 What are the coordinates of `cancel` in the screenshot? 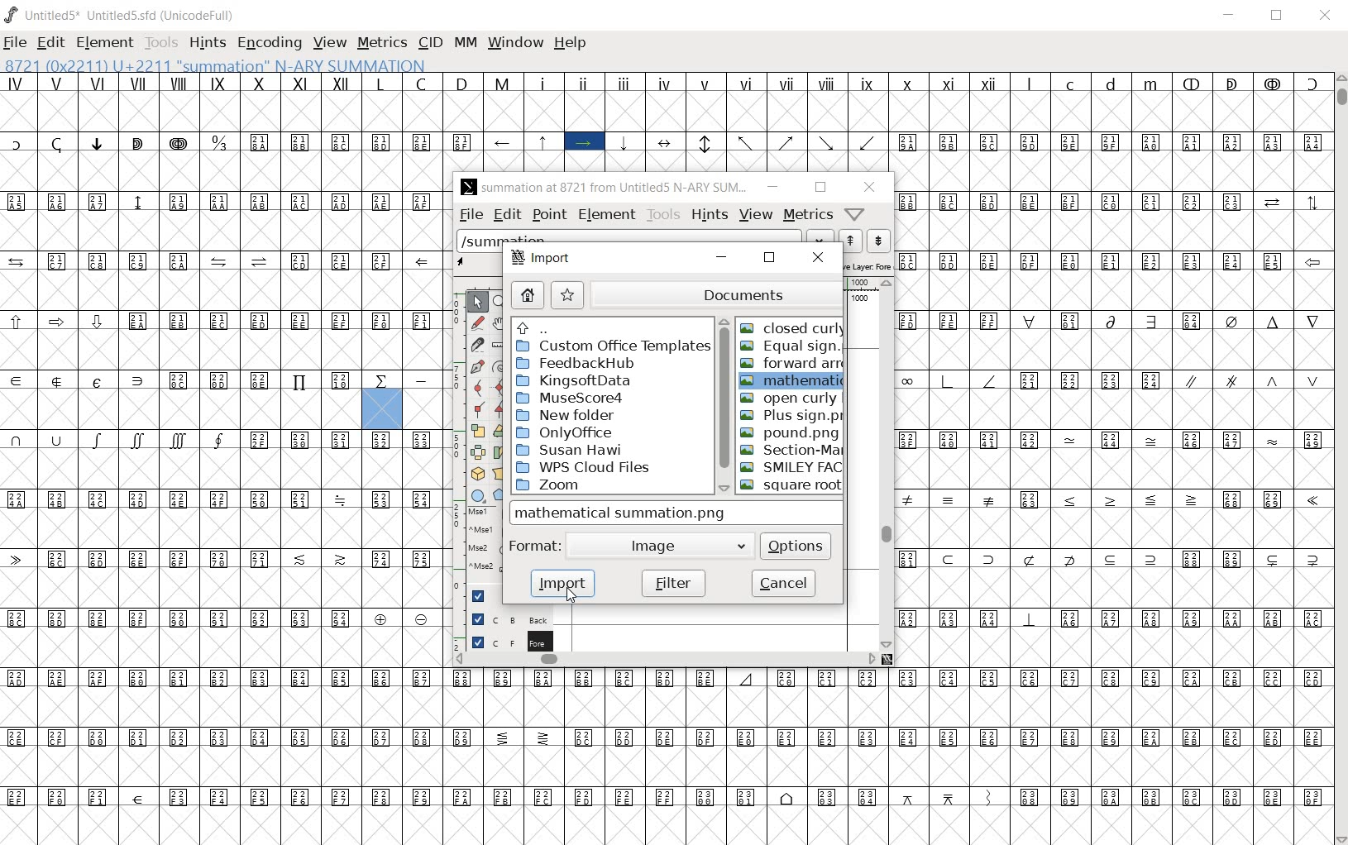 It's located at (784, 583).